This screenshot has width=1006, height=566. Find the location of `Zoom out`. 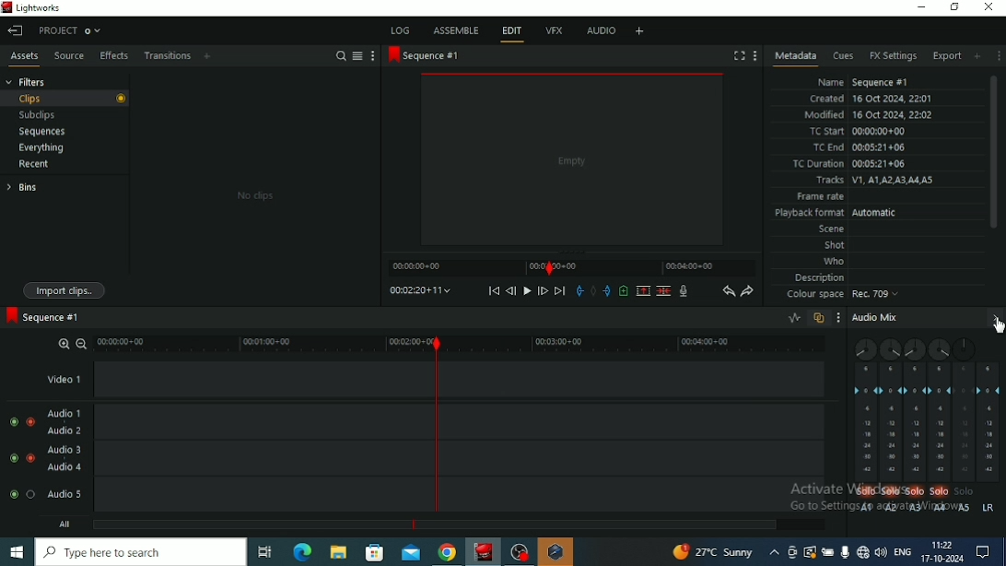

Zoom out is located at coordinates (81, 343).